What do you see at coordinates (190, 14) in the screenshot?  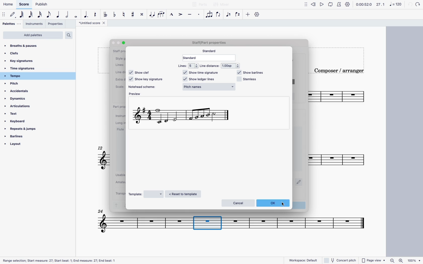 I see `tenuto` at bounding box center [190, 14].